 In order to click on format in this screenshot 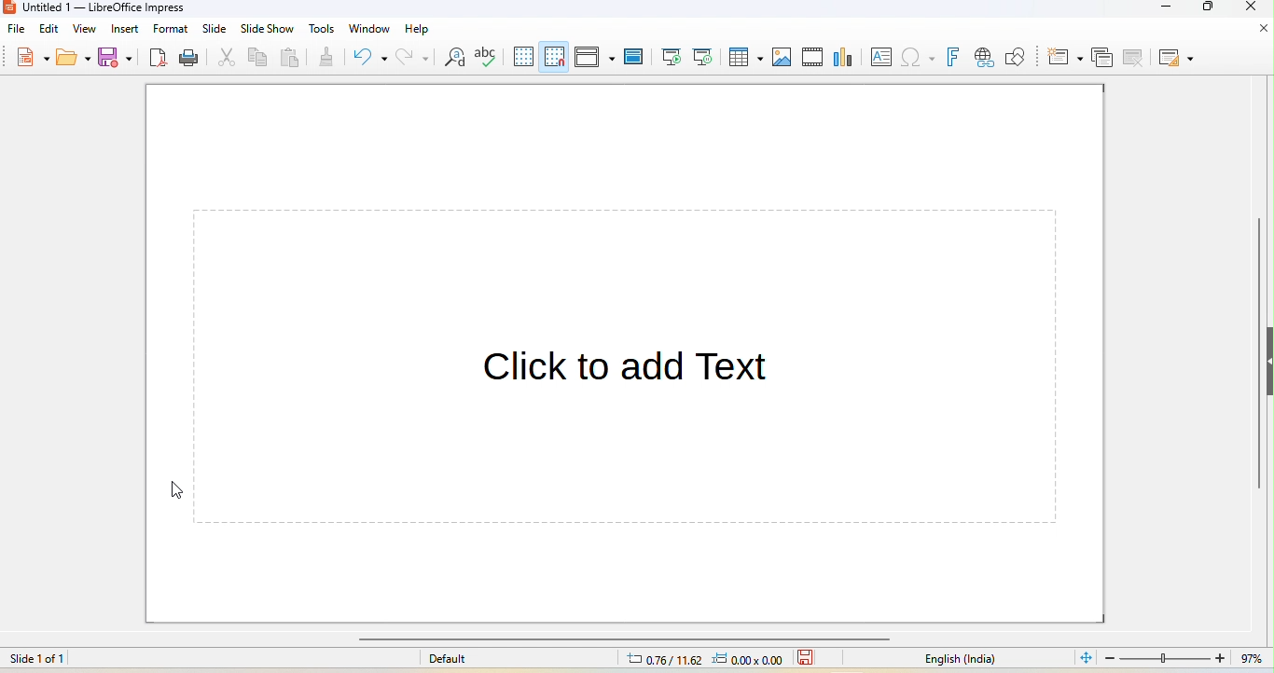, I will do `click(172, 29)`.